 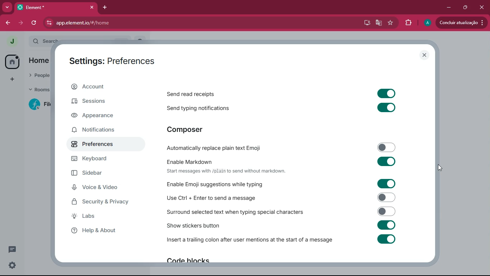 What do you see at coordinates (285, 108) in the screenshot?
I see `Send typing notifications` at bounding box center [285, 108].